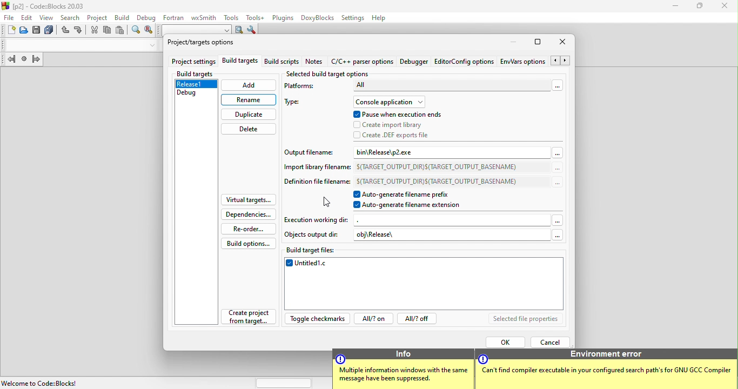  I want to click on cut, so click(95, 30).